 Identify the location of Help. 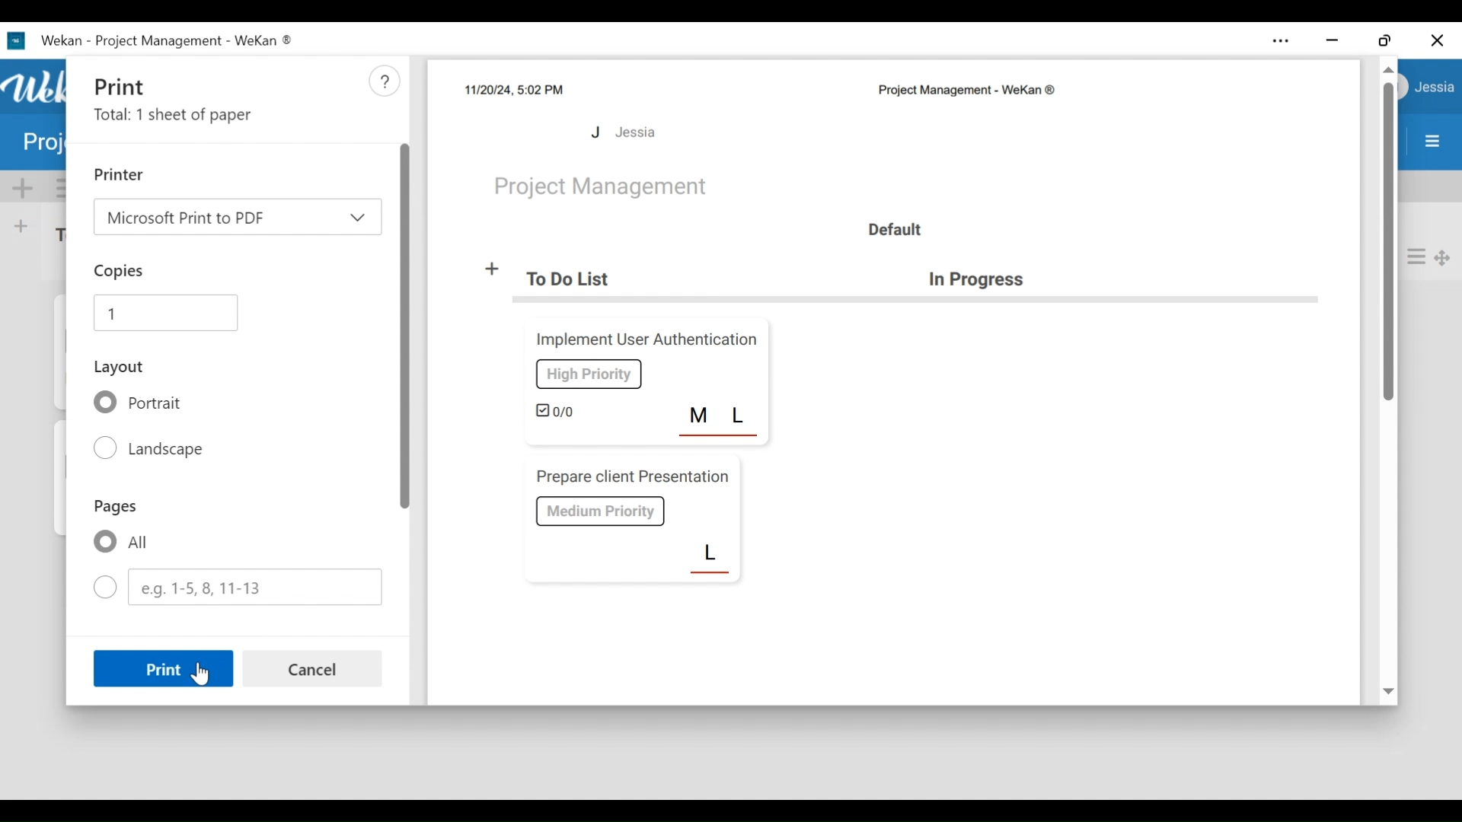
(383, 81).